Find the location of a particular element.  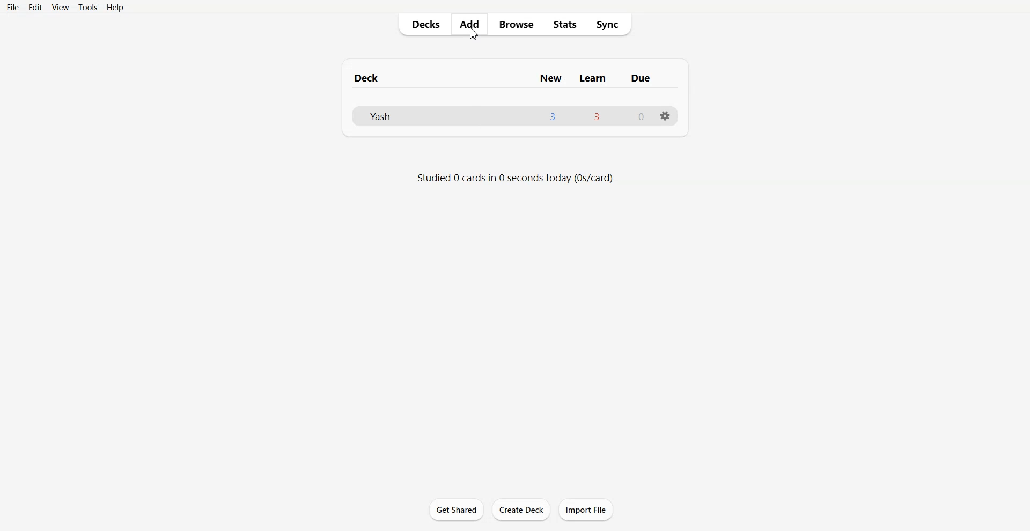

Help is located at coordinates (115, 8).